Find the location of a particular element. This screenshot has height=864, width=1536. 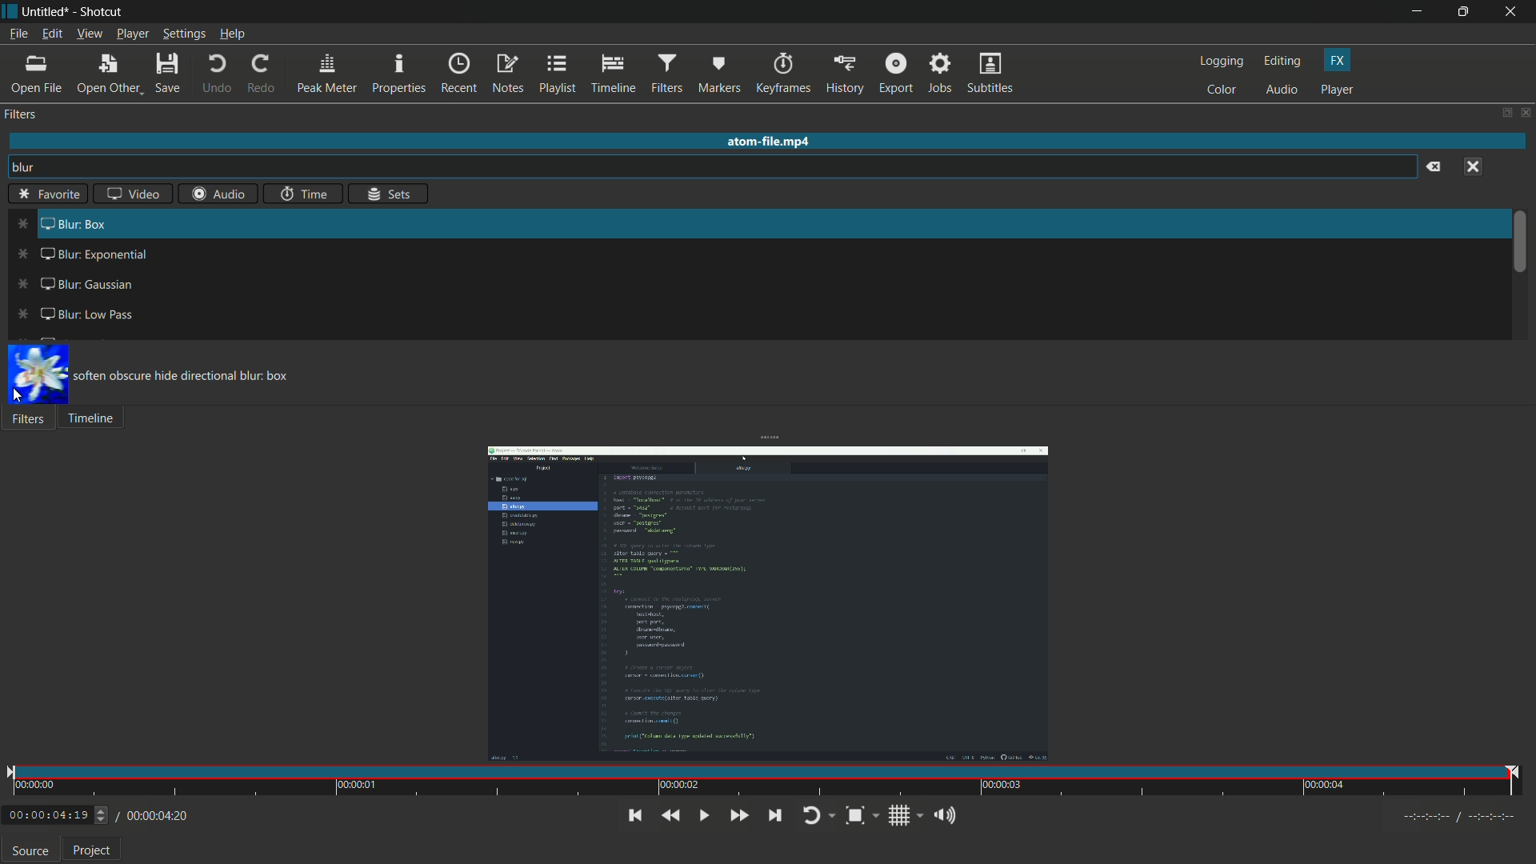

properties is located at coordinates (398, 74).